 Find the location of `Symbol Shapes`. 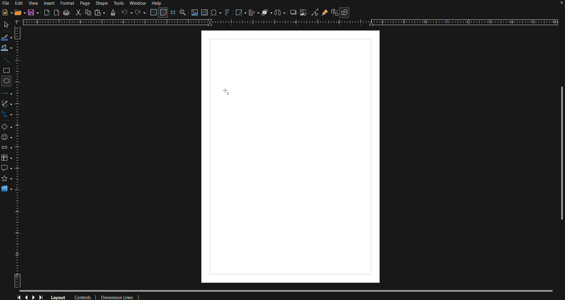

Symbol Shapes is located at coordinates (8, 137).